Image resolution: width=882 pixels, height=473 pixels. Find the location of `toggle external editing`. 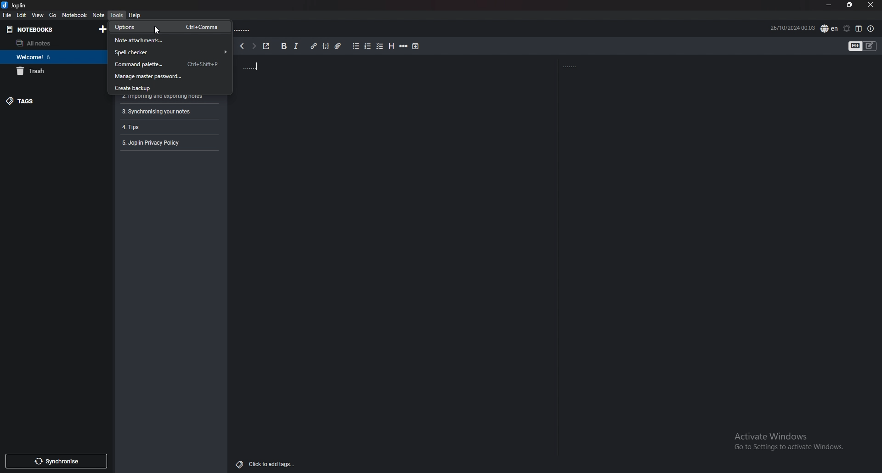

toggle external editing is located at coordinates (266, 46).